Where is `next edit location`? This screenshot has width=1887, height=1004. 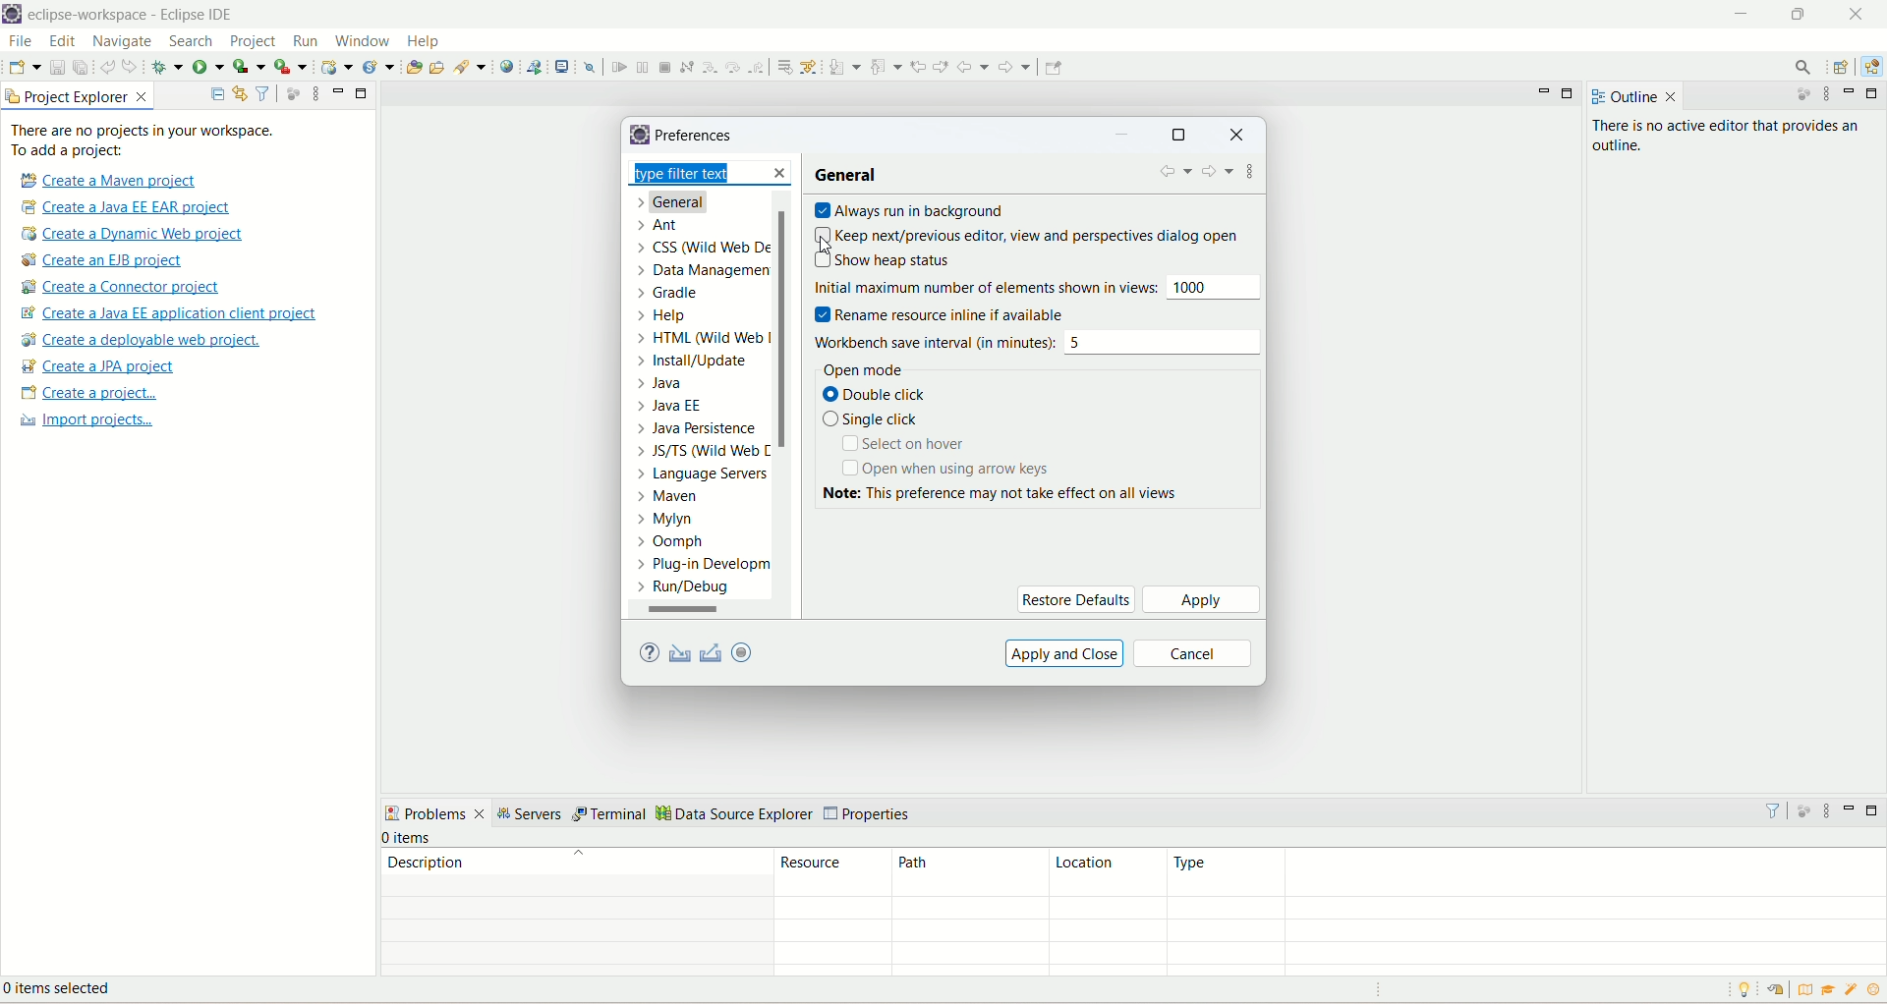
next edit location is located at coordinates (941, 64).